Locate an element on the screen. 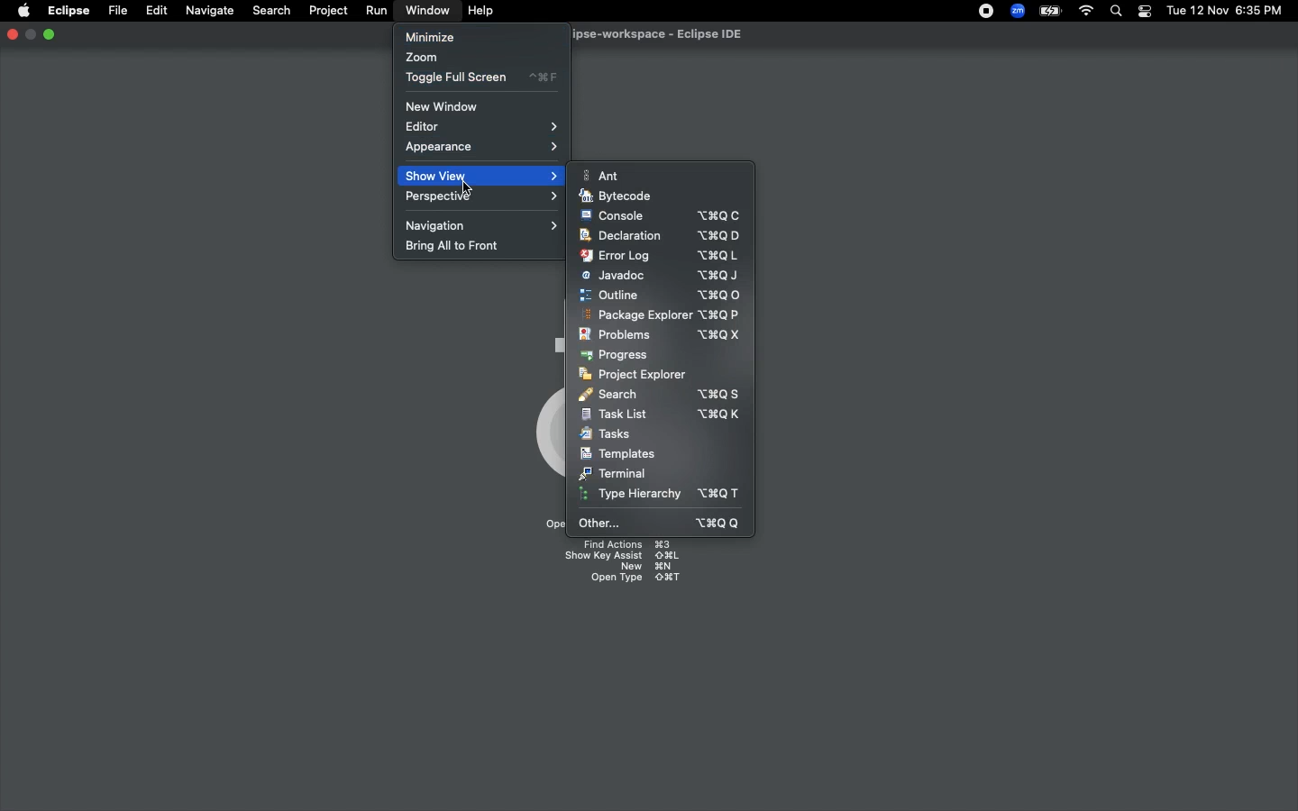  New window is located at coordinates (448, 106).